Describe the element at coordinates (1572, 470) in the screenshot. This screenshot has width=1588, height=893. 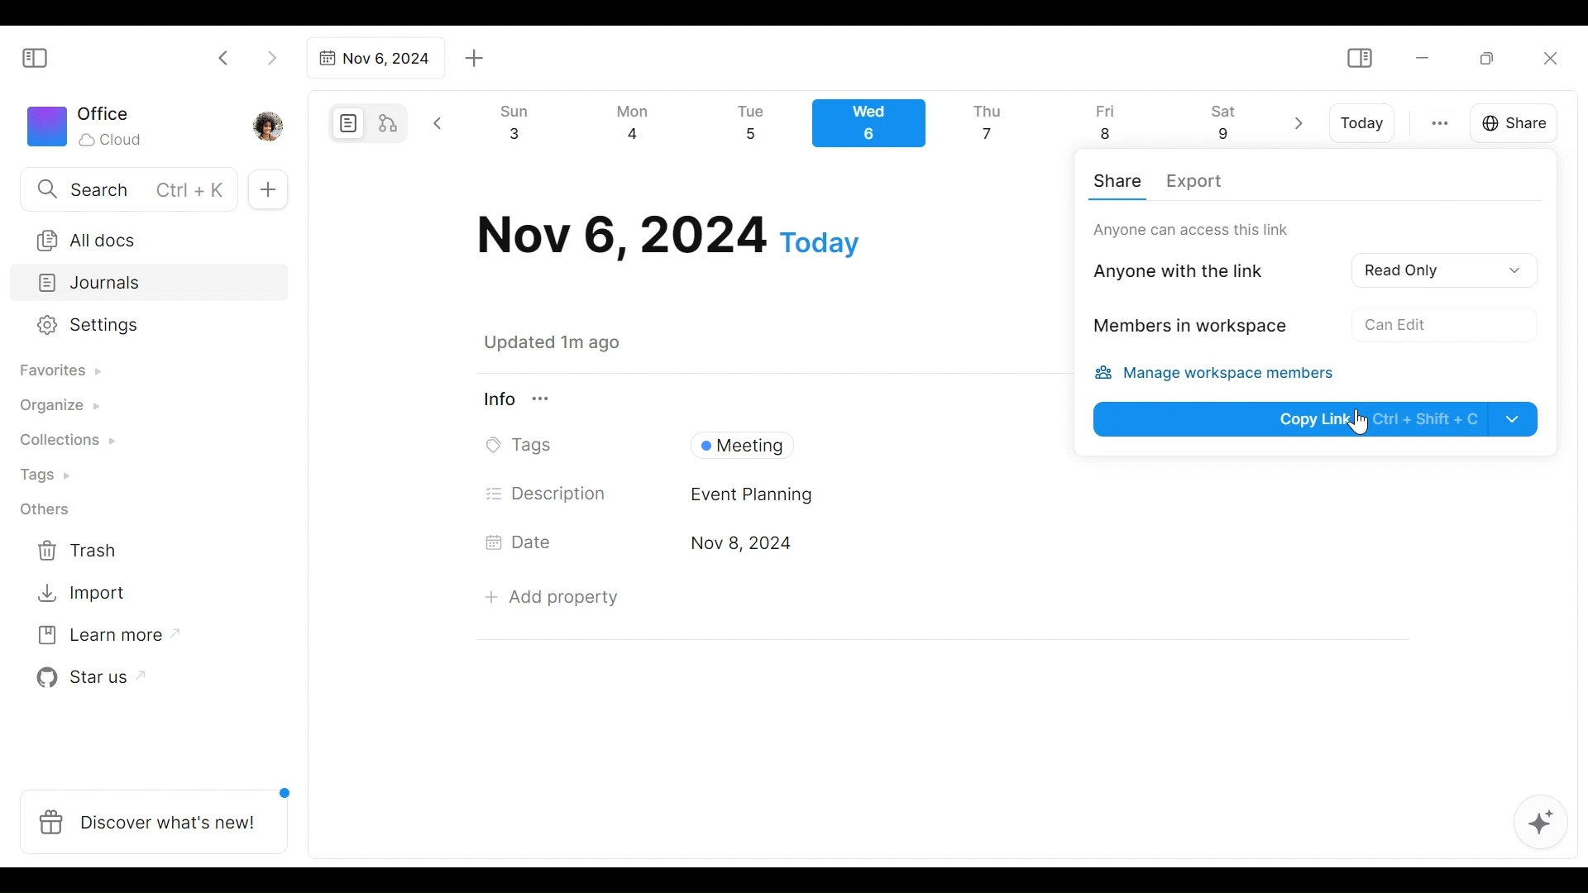
I see `vertical scrollbar` at that location.